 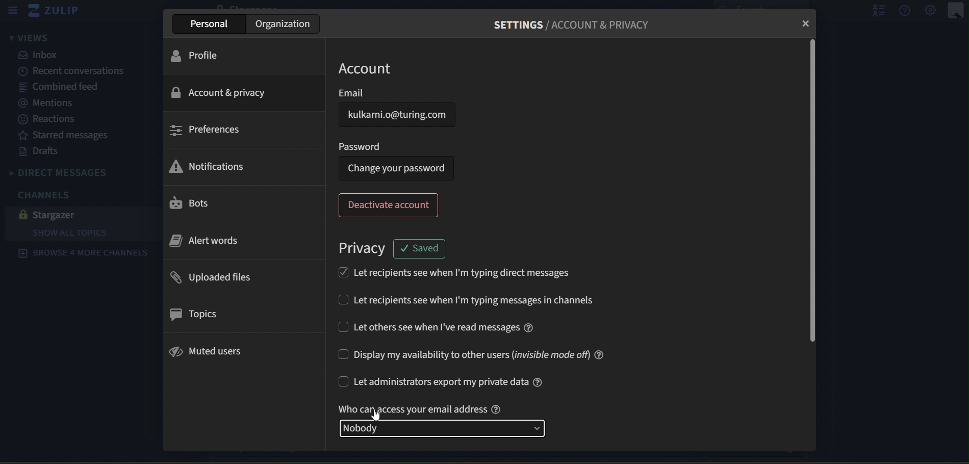 I want to click on deactivate account, so click(x=390, y=205).